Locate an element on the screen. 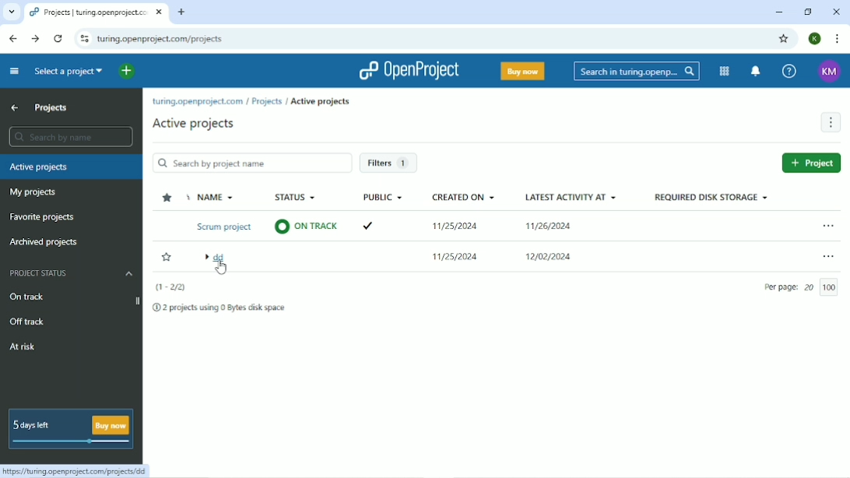 The height and width of the screenshot is (478, 850). 11/25/2024 is located at coordinates (455, 257).